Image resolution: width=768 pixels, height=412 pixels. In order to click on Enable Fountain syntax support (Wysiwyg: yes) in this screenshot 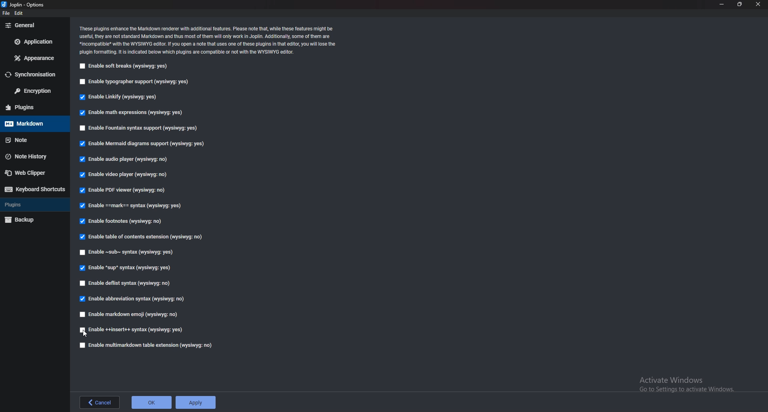, I will do `click(140, 128)`.